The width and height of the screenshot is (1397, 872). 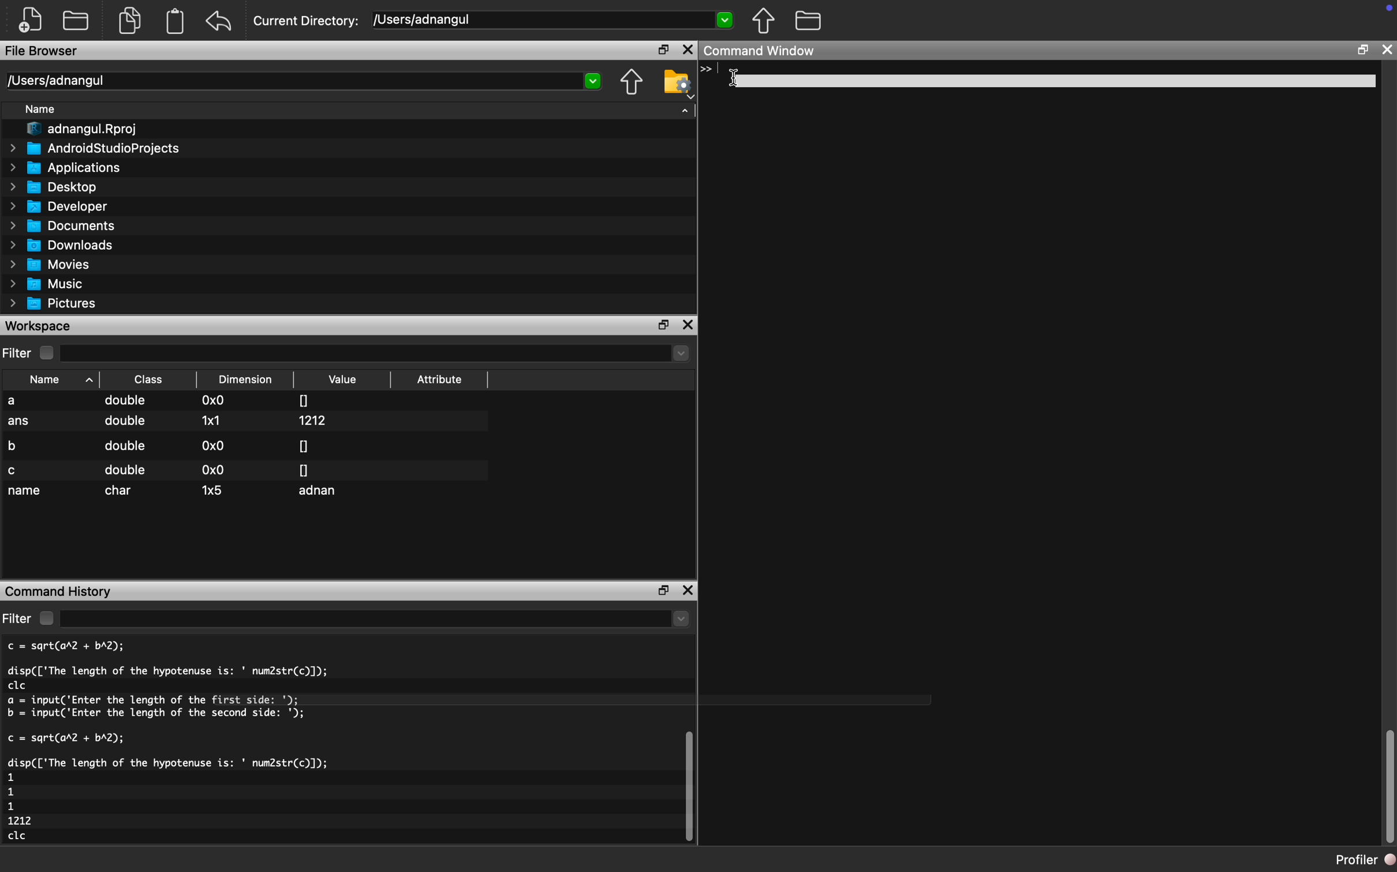 What do you see at coordinates (215, 401) in the screenshot?
I see `0x0` at bounding box center [215, 401].